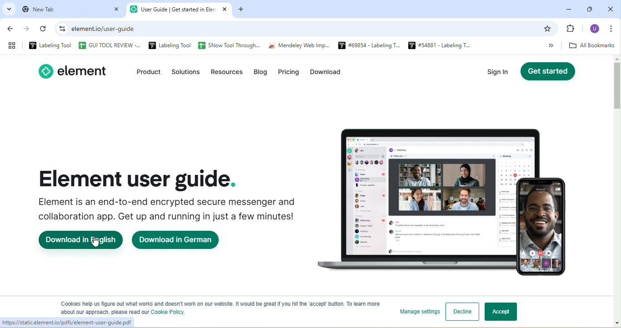 The height and width of the screenshot is (328, 621). I want to click on SNow Tool Through..., so click(229, 46).